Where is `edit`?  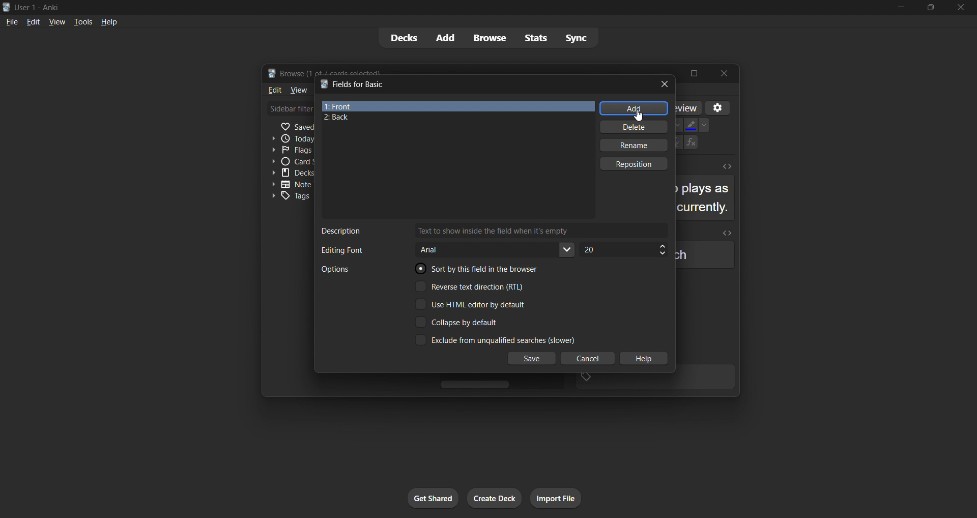
edit is located at coordinates (32, 21).